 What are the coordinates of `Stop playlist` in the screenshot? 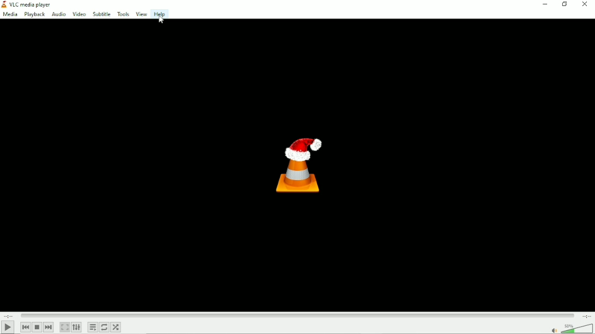 It's located at (37, 326).